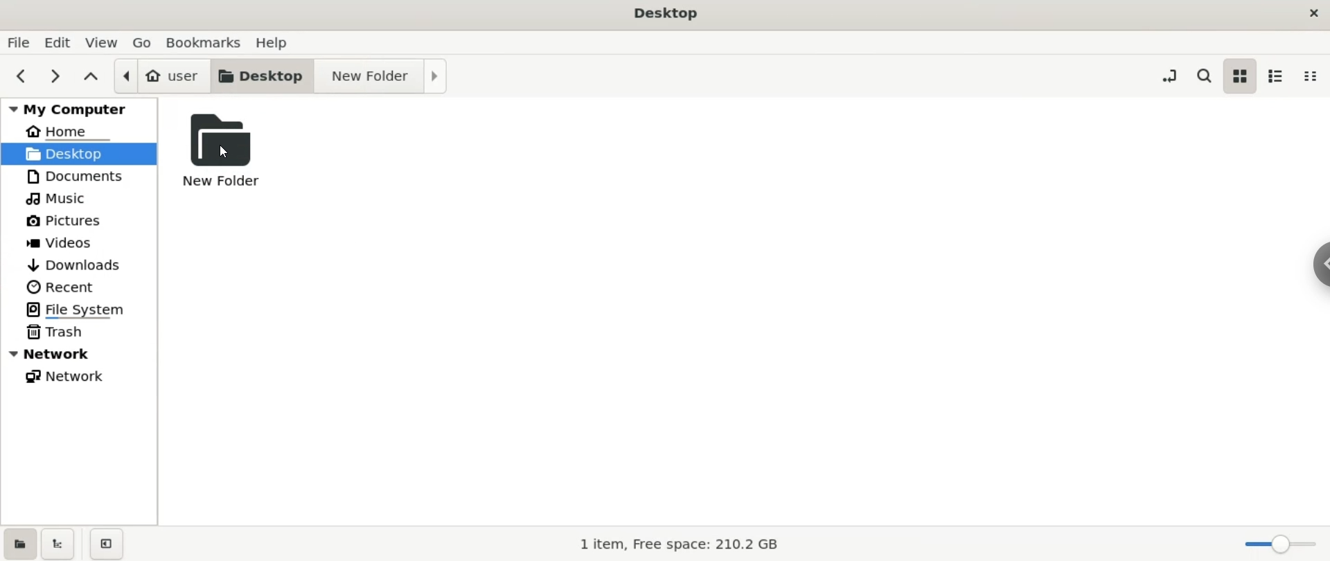 The height and width of the screenshot is (561, 1330). What do you see at coordinates (18, 44) in the screenshot?
I see `file` at bounding box center [18, 44].